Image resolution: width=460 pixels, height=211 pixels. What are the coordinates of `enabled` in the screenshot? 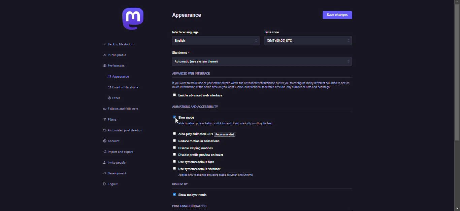 It's located at (173, 194).